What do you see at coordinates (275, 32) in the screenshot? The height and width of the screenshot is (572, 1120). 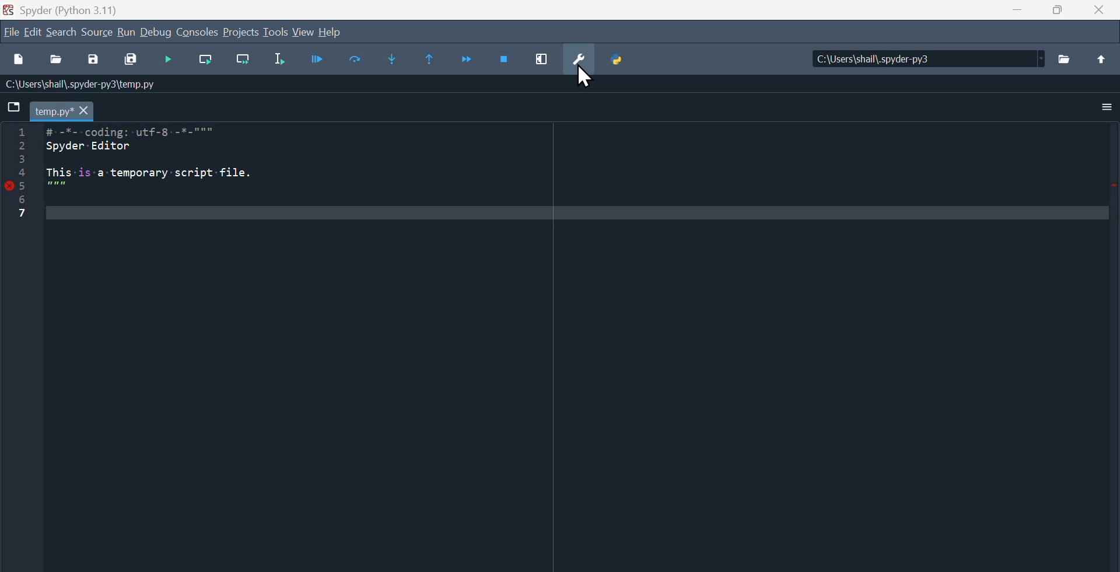 I see `tools` at bounding box center [275, 32].